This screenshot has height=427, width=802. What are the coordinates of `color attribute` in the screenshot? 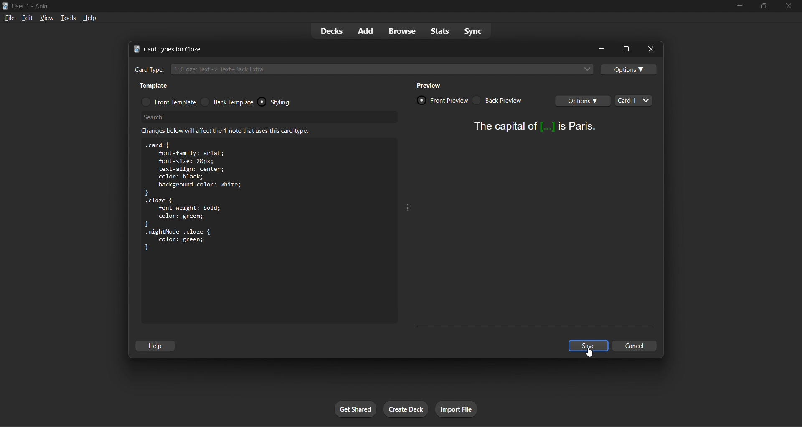 It's located at (185, 240).